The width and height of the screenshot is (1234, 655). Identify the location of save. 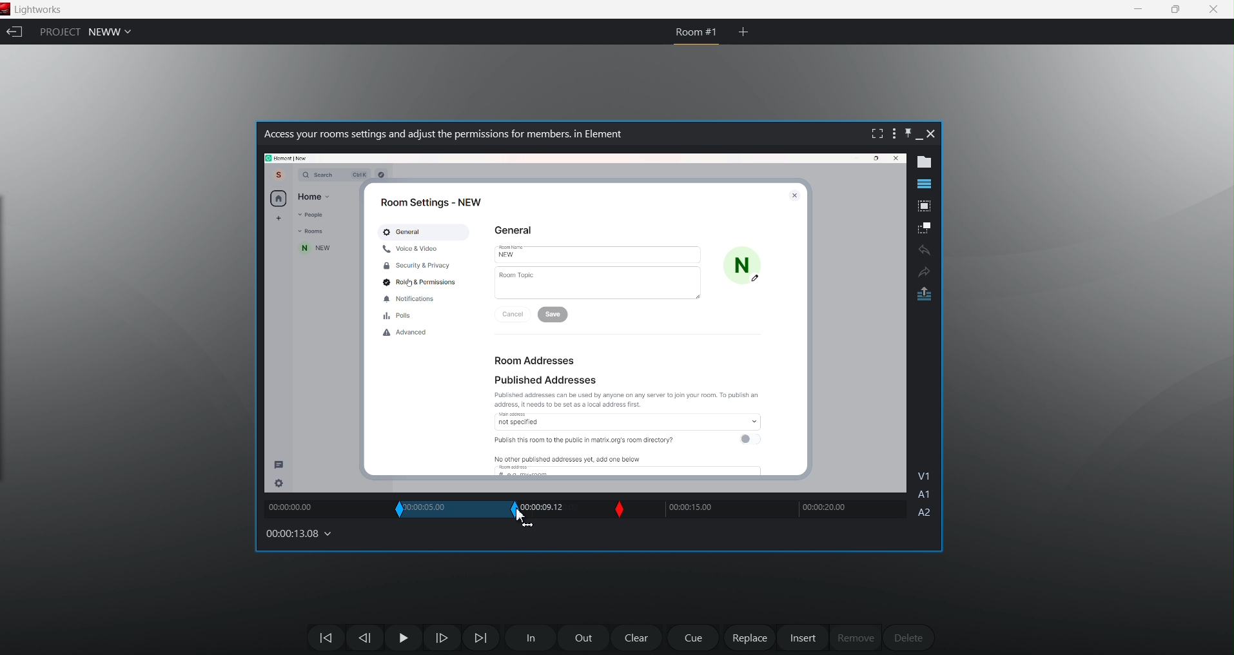
(556, 315).